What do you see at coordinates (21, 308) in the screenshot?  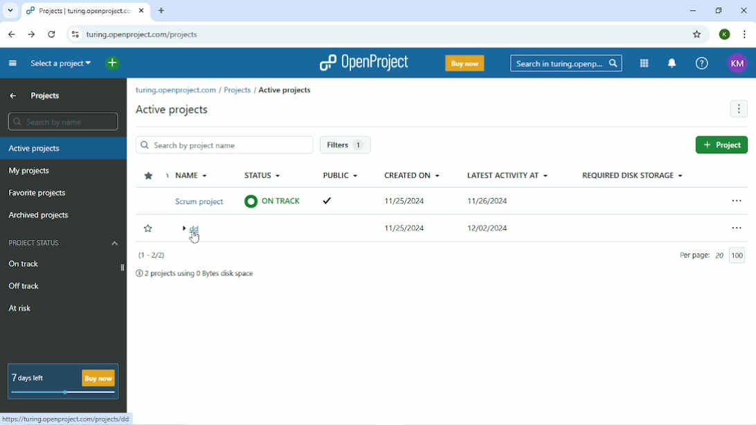 I see `At risk` at bounding box center [21, 308].